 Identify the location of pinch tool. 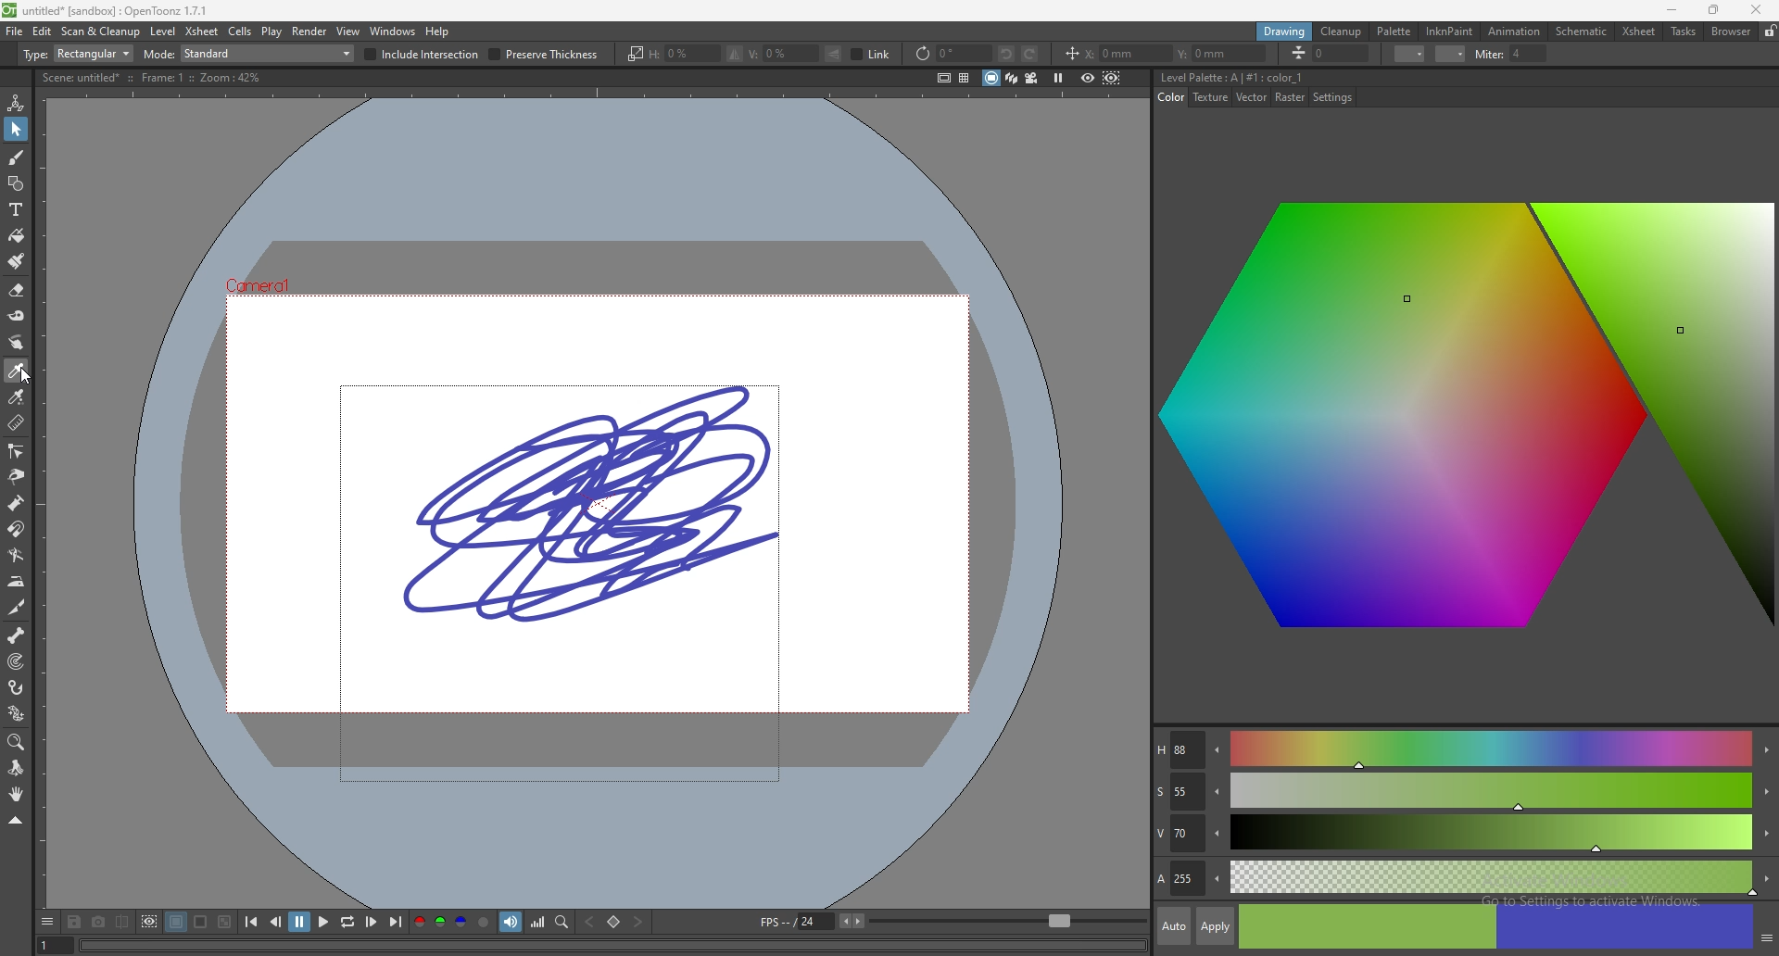
(17, 475).